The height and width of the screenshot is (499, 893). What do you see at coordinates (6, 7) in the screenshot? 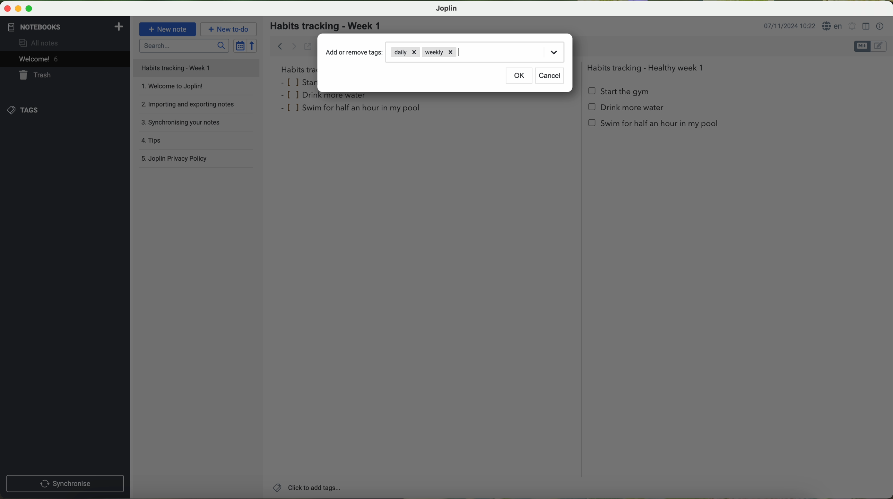
I see `close` at bounding box center [6, 7].